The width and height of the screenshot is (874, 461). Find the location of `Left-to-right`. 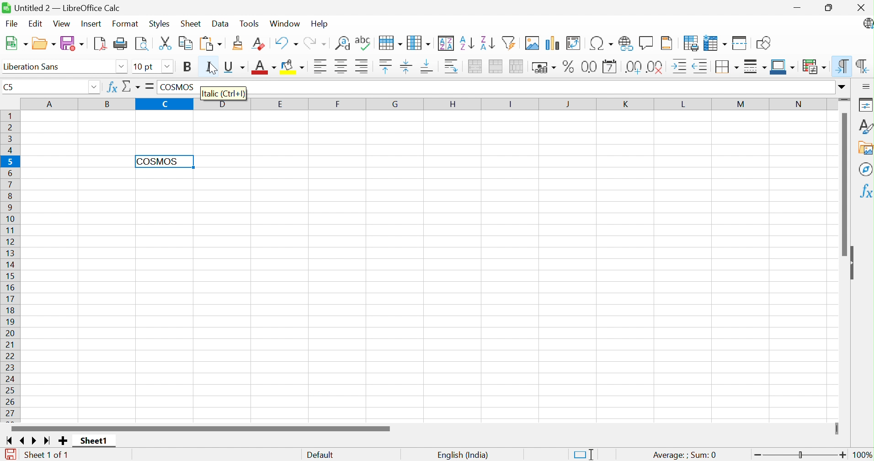

Left-to-right is located at coordinates (843, 65).